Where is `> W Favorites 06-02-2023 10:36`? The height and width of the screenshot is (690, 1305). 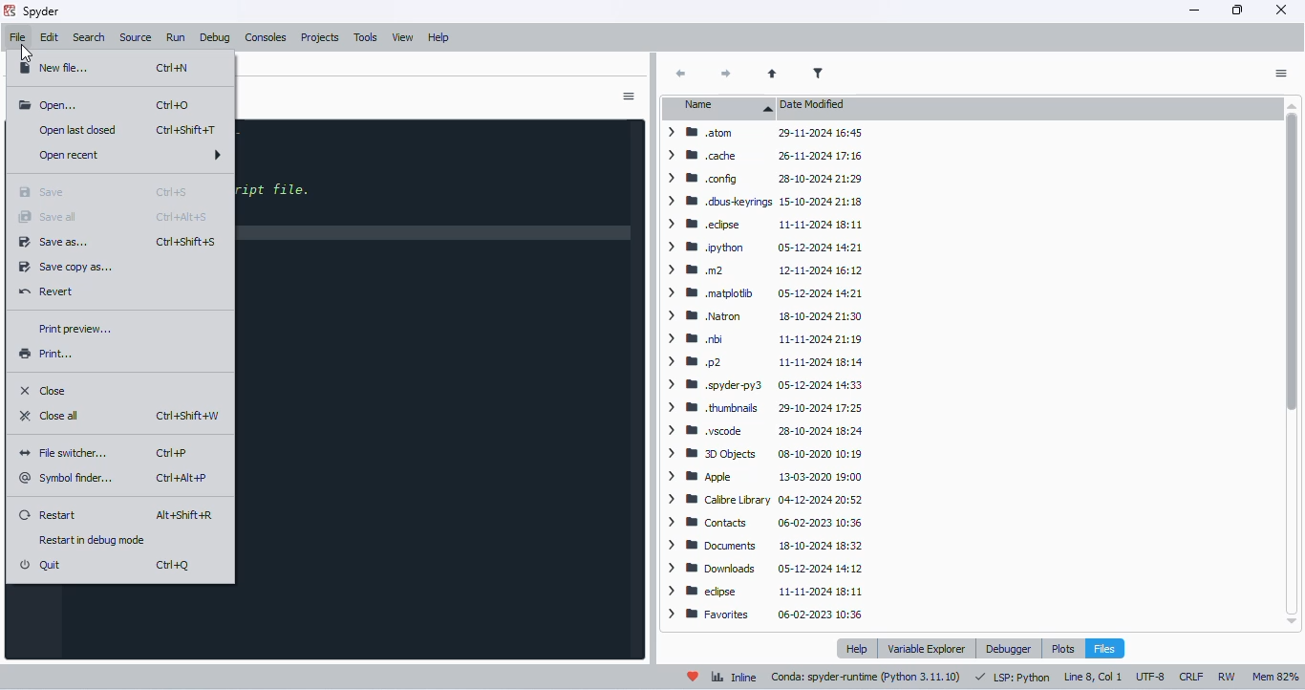 > W Favorites 06-02-2023 10:36 is located at coordinates (765, 615).